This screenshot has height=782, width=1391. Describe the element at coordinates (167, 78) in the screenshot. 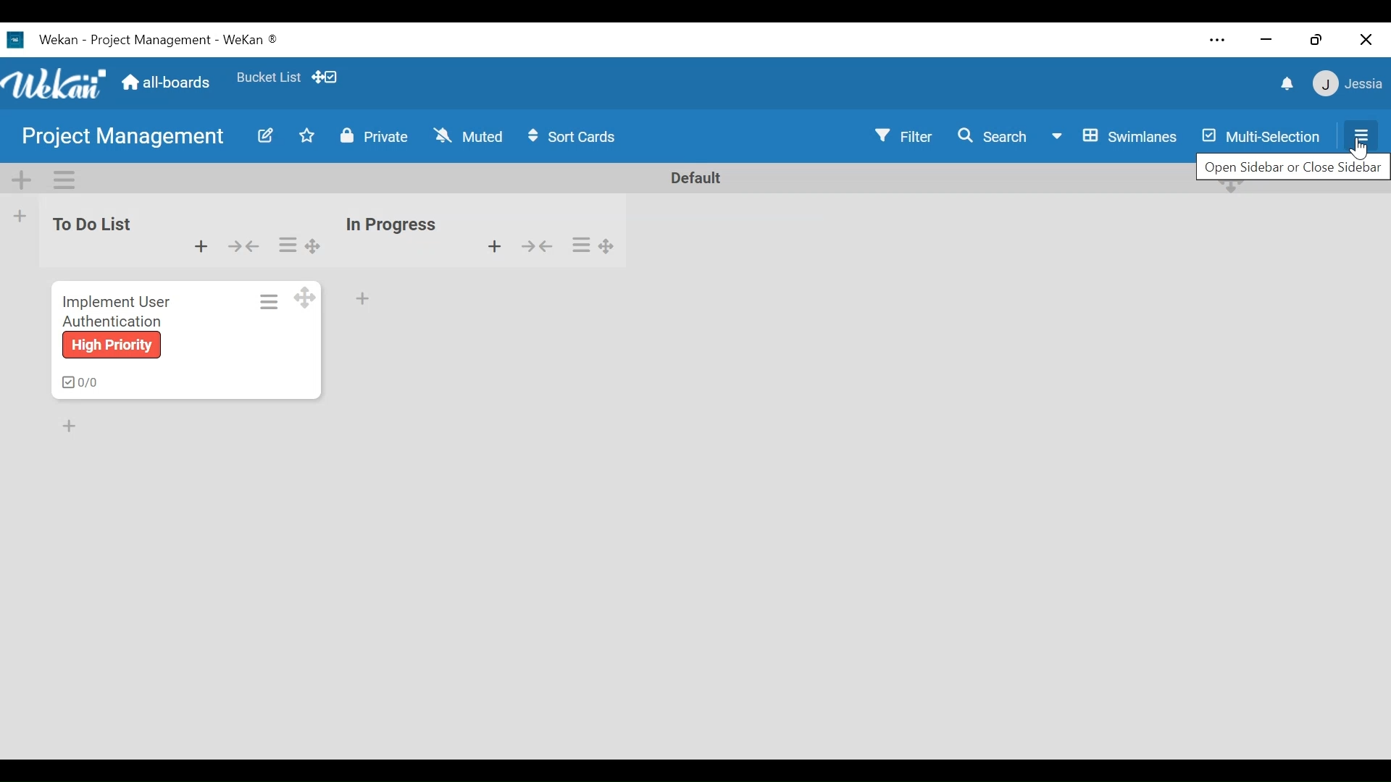

I see `Home(all boards)` at that location.